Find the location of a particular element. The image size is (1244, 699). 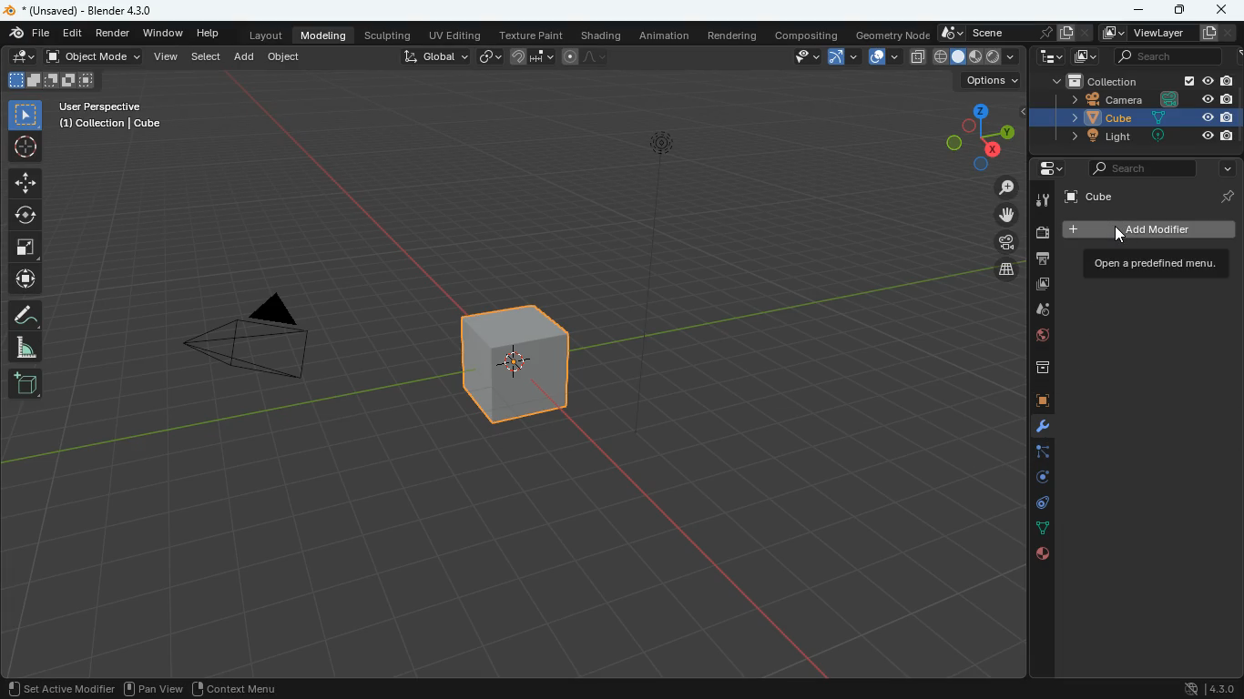

add modifier is located at coordinates (1146, 229).